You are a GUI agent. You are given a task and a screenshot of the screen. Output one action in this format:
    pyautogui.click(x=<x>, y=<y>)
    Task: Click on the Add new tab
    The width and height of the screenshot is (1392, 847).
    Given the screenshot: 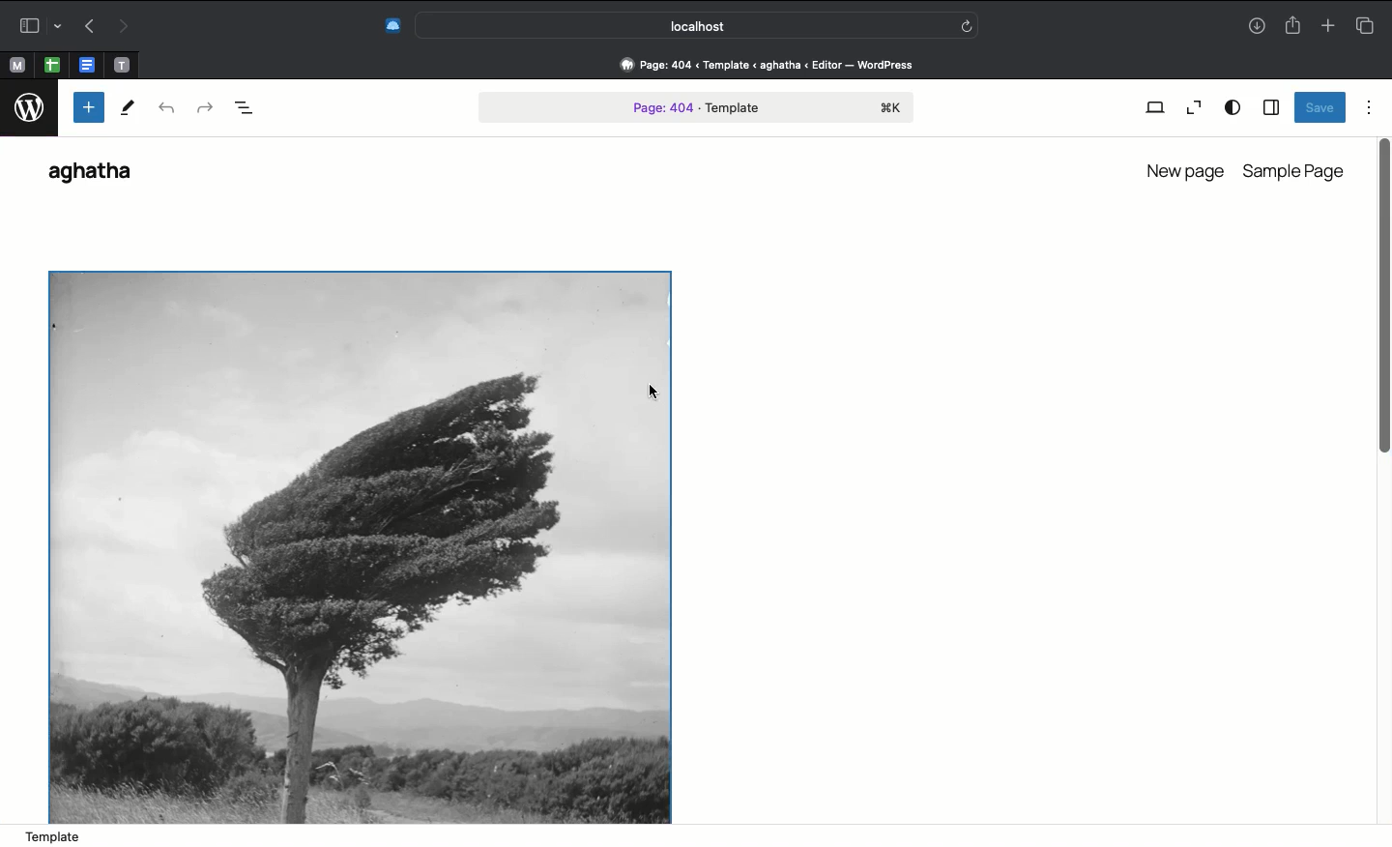 What is the action you would take?
    pyautogui.click(x=1327, y=22)
    